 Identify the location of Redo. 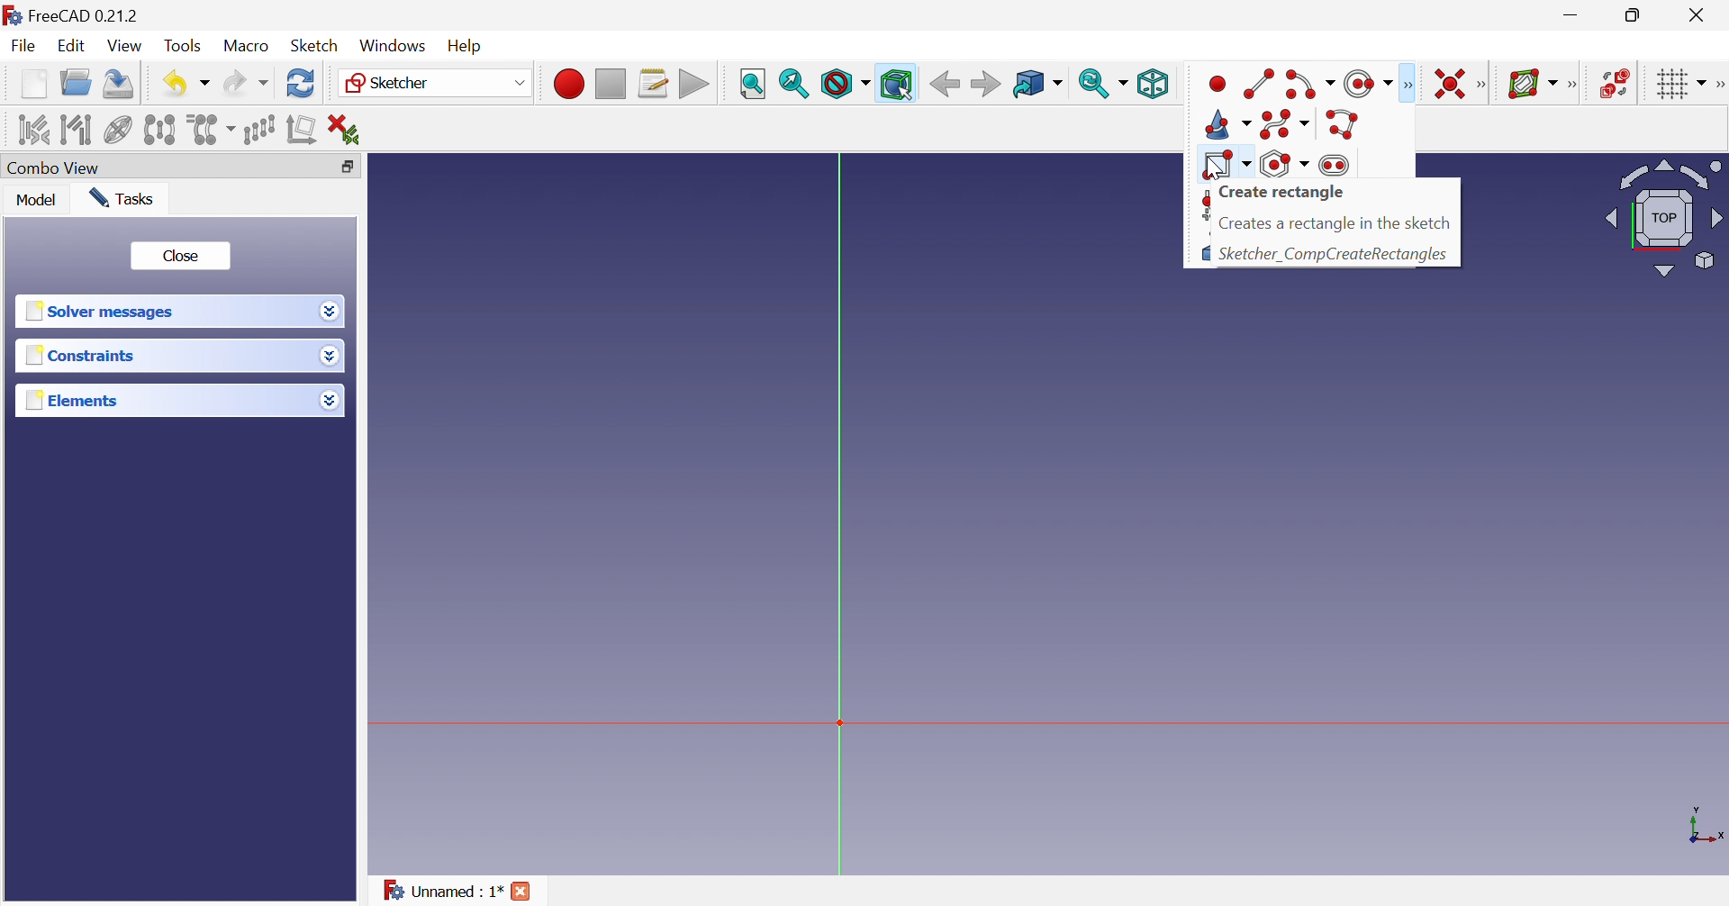
(243, 83).